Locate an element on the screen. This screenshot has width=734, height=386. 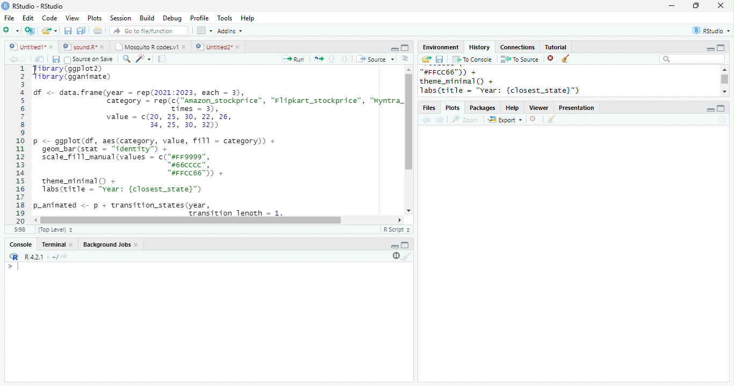
back is located at coordinates (426, 120).